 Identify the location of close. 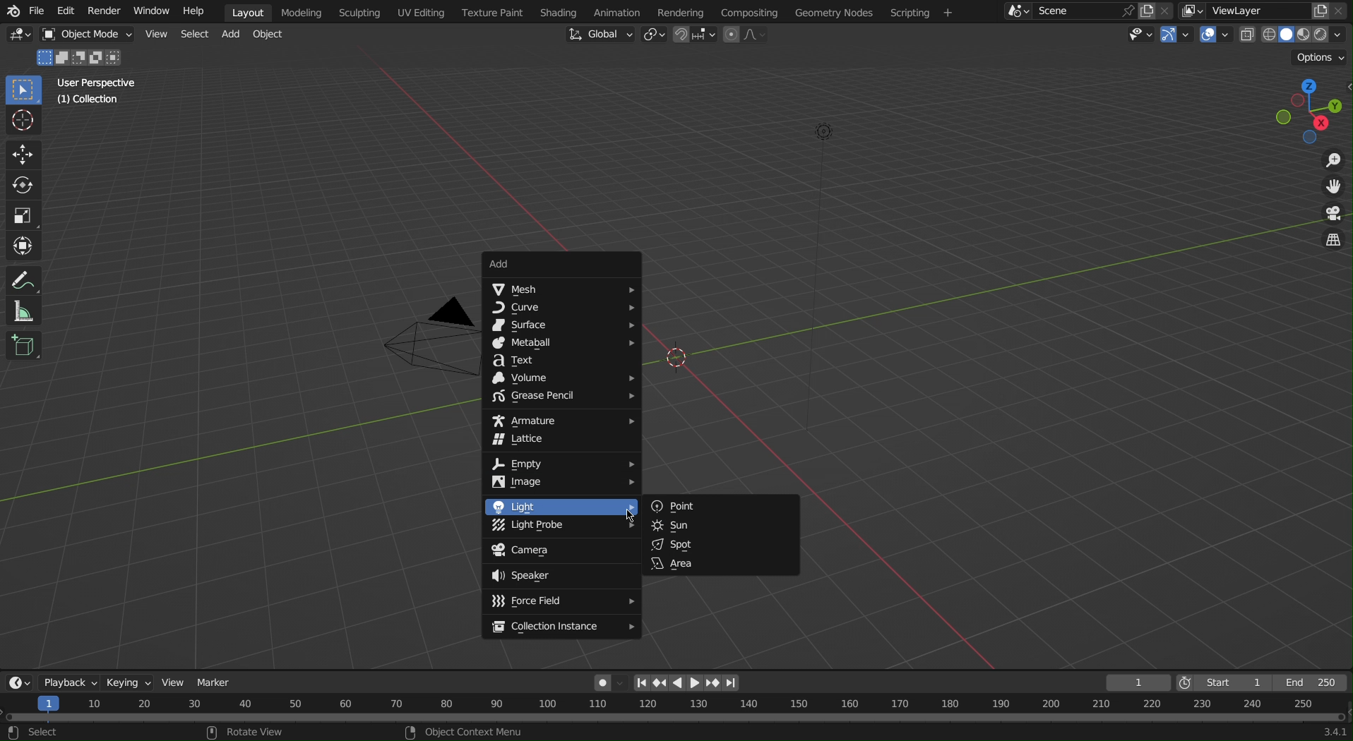
(1167, 10).